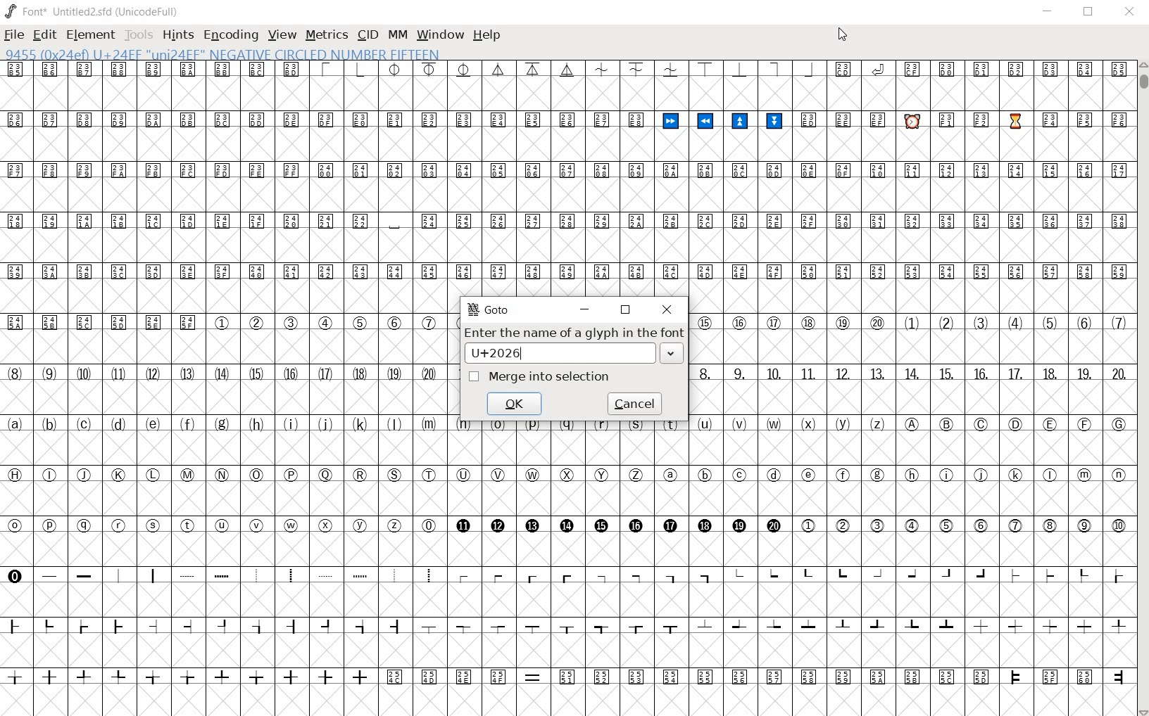 The height and width of the screenshot is (716, 1149). Describe the element at coordinates (1142, 388) in the screenshot. I see `SCROLLBAR` at that location.